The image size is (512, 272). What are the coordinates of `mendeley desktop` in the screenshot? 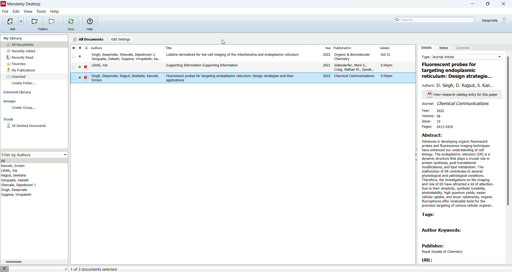 It's located at (24, 4).